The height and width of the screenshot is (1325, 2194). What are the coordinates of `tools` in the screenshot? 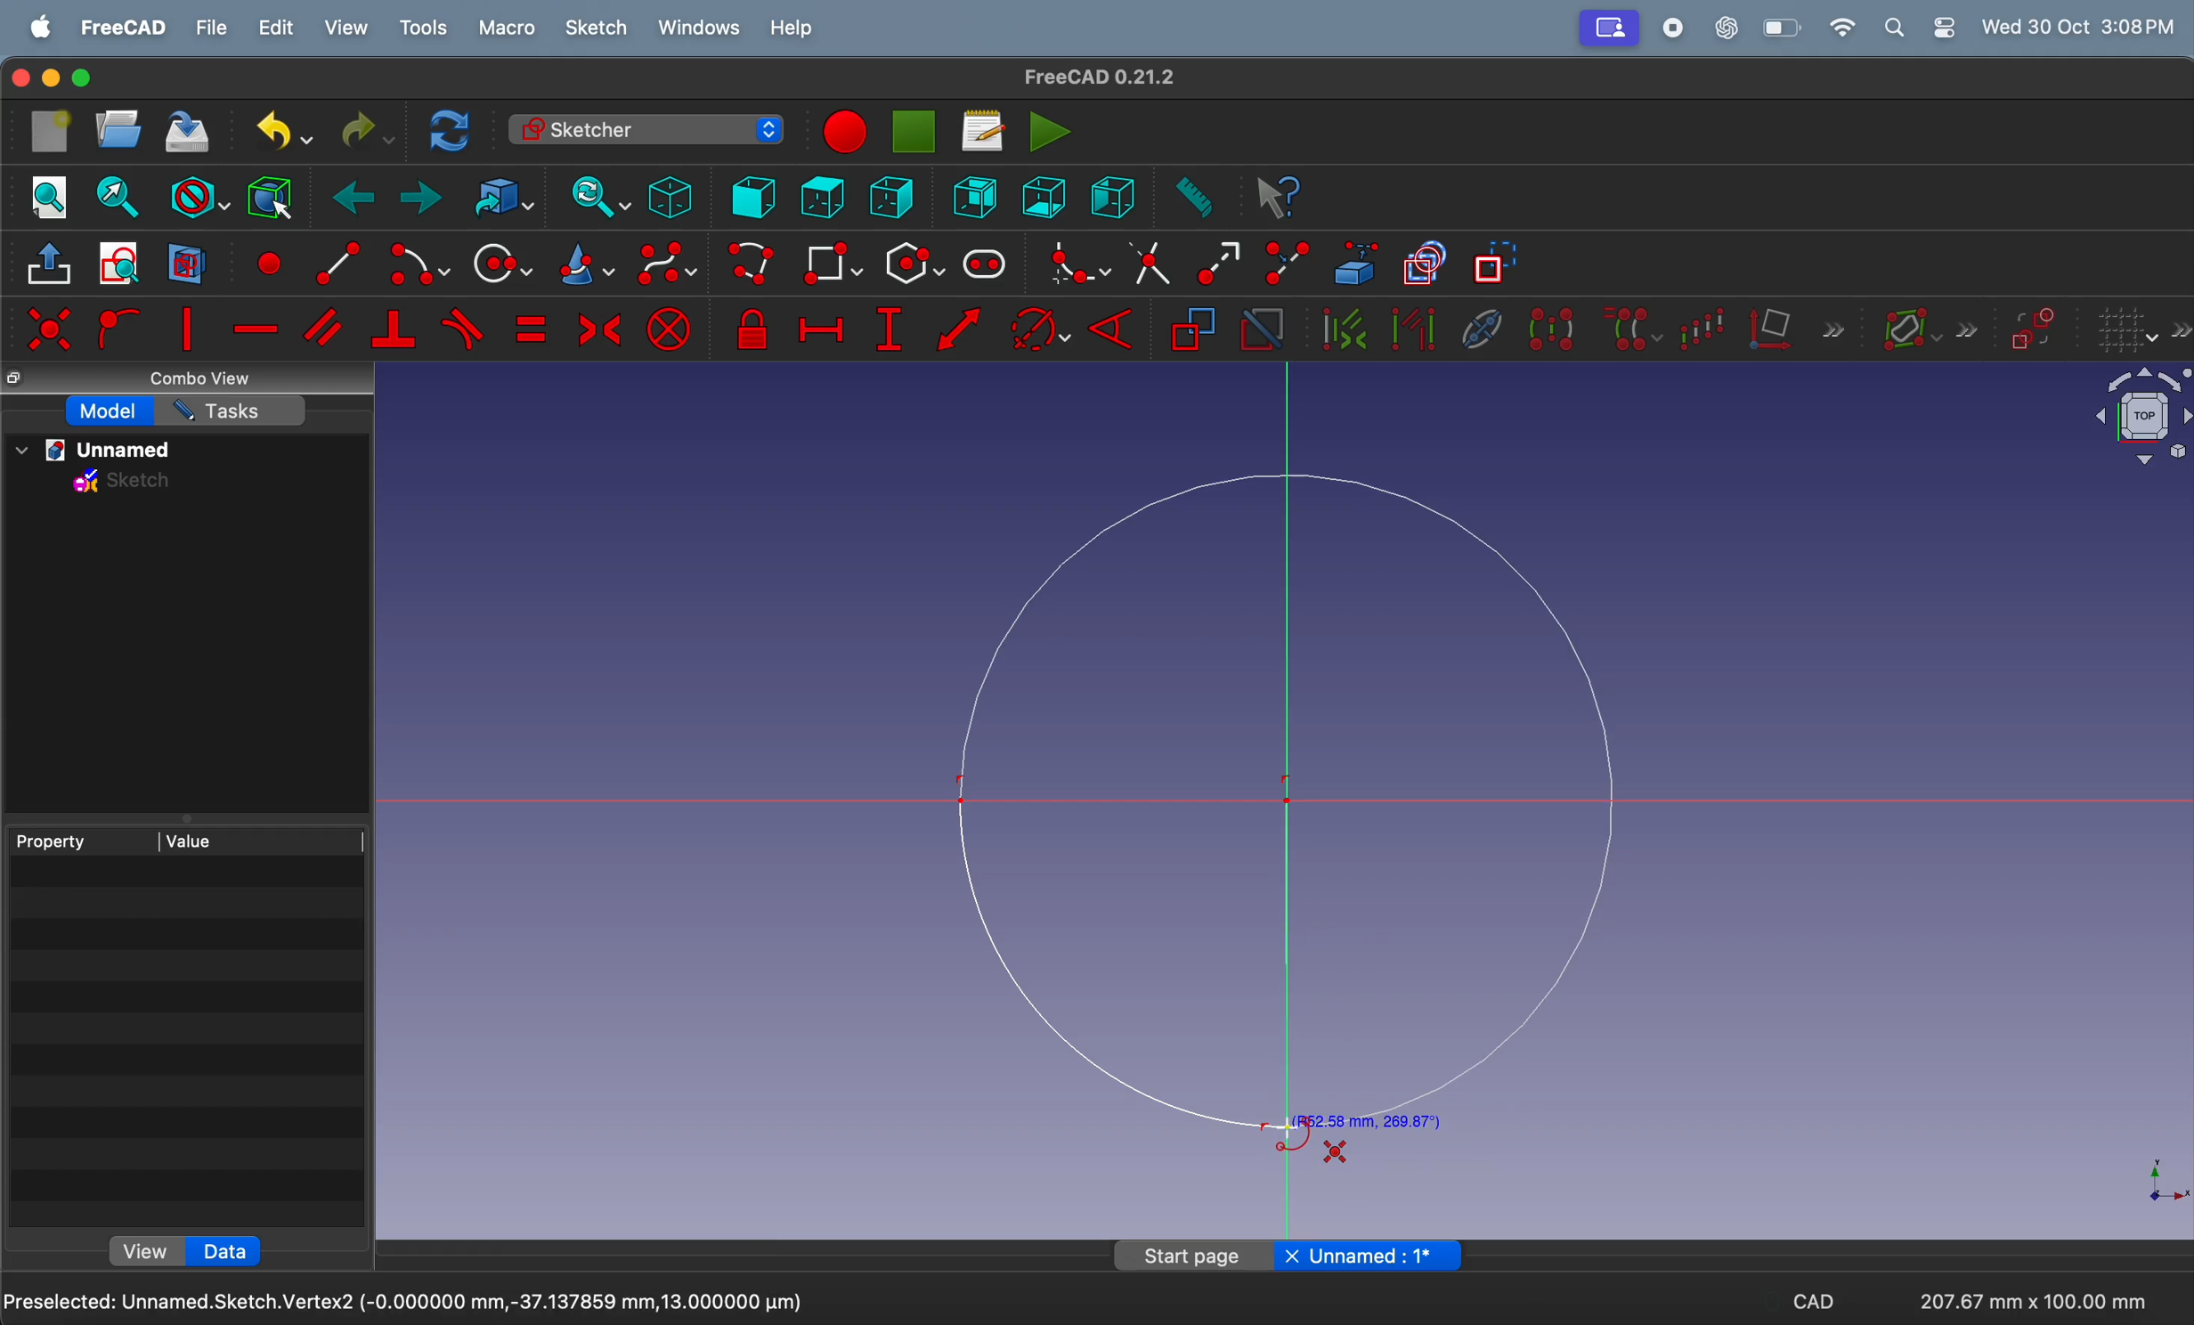 It's located at (428, 28).